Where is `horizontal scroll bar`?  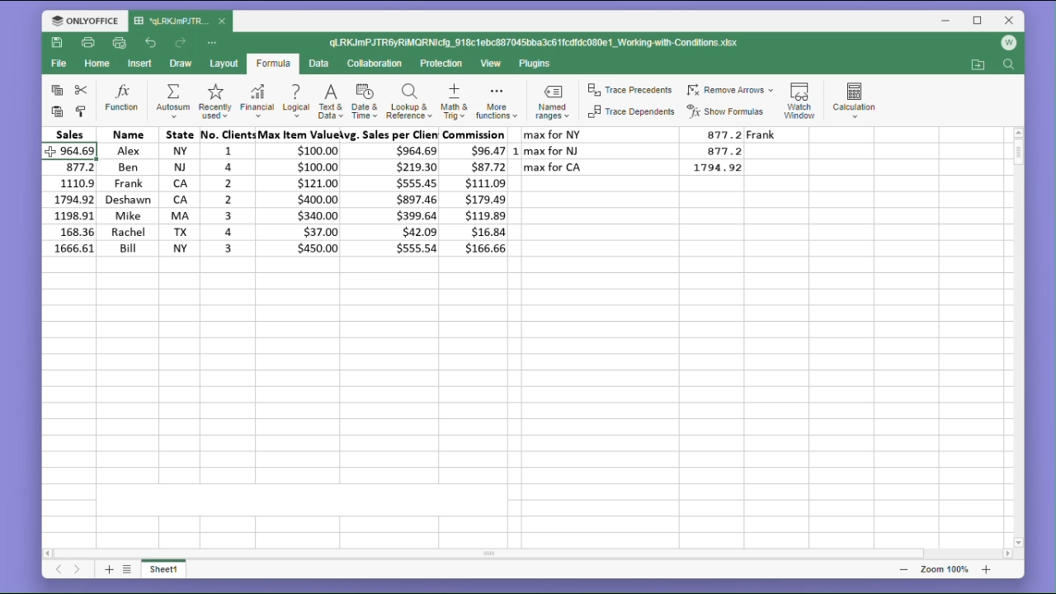 horizontal scroll bar is located at coordinates (530, 554).